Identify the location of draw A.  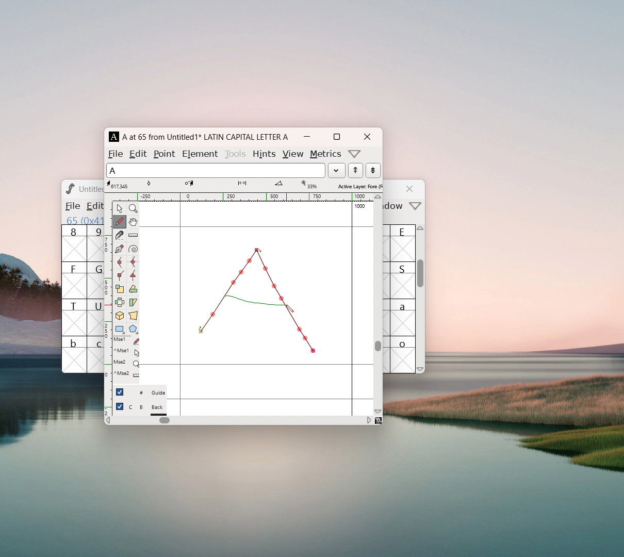
(257, 299).